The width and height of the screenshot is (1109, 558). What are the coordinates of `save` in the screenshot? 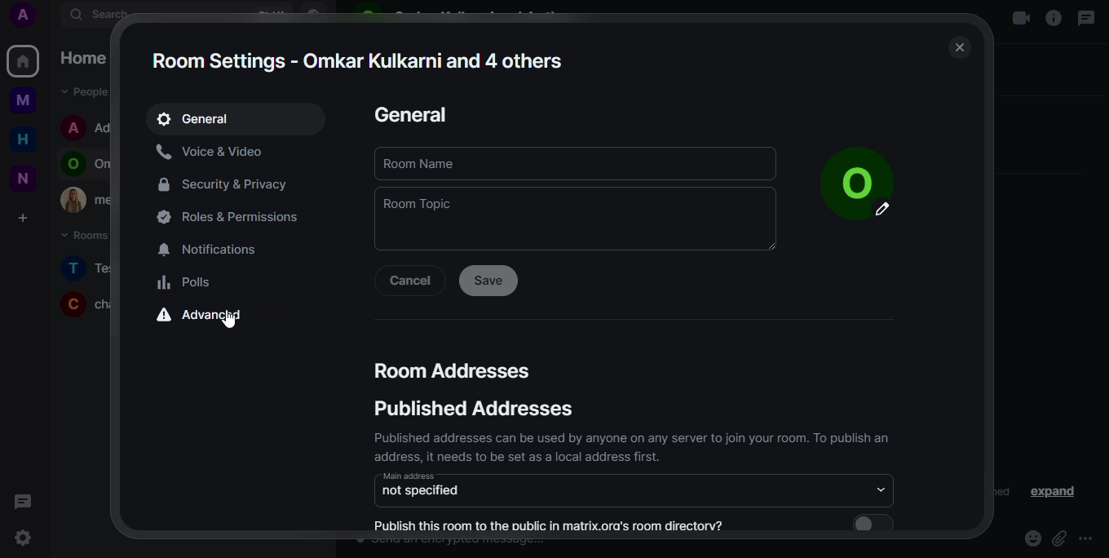 It's located at (489, 280).